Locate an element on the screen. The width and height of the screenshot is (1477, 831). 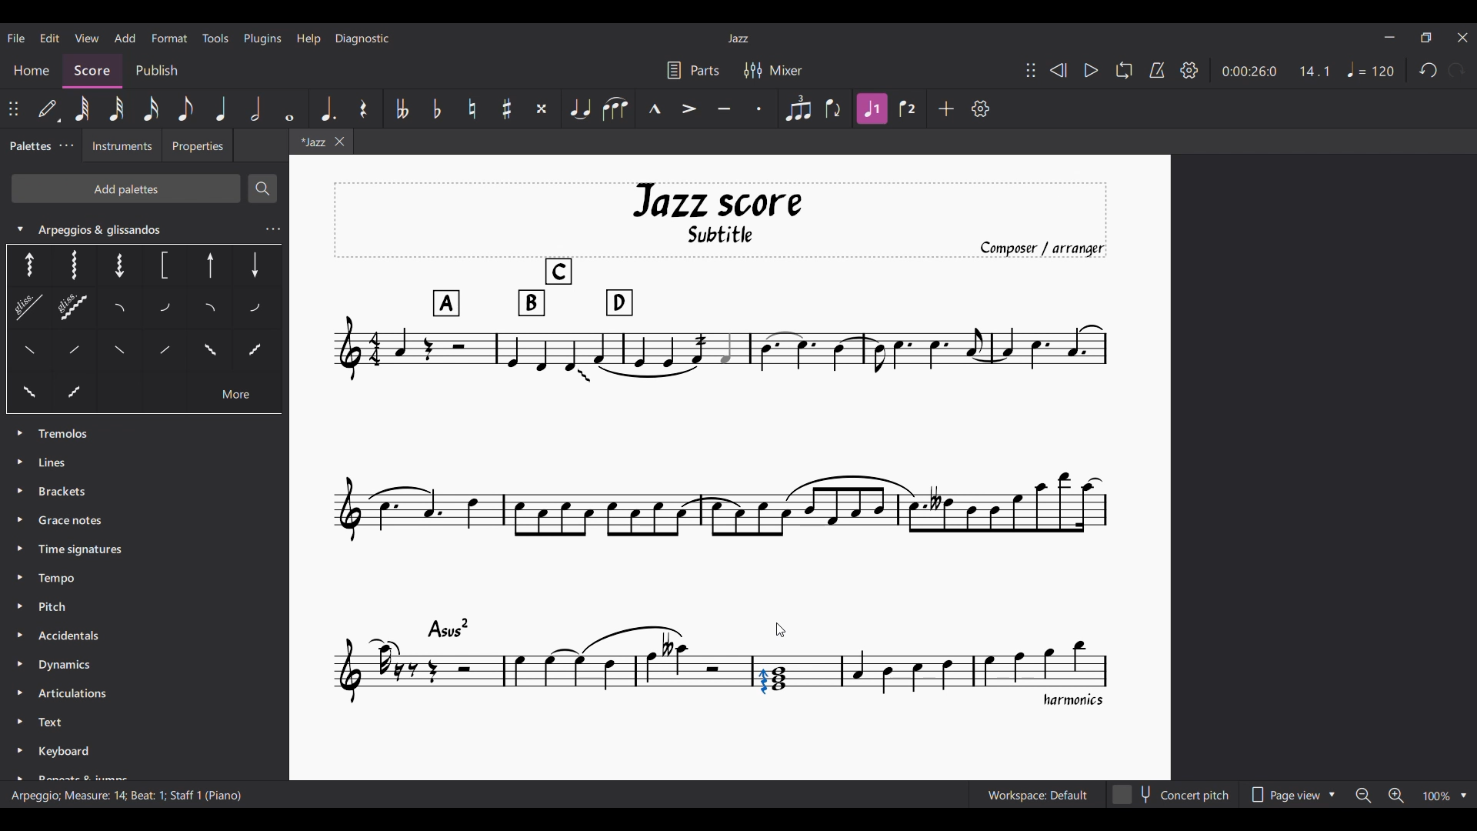
Voice 2 is located at coordinates (908, 108).